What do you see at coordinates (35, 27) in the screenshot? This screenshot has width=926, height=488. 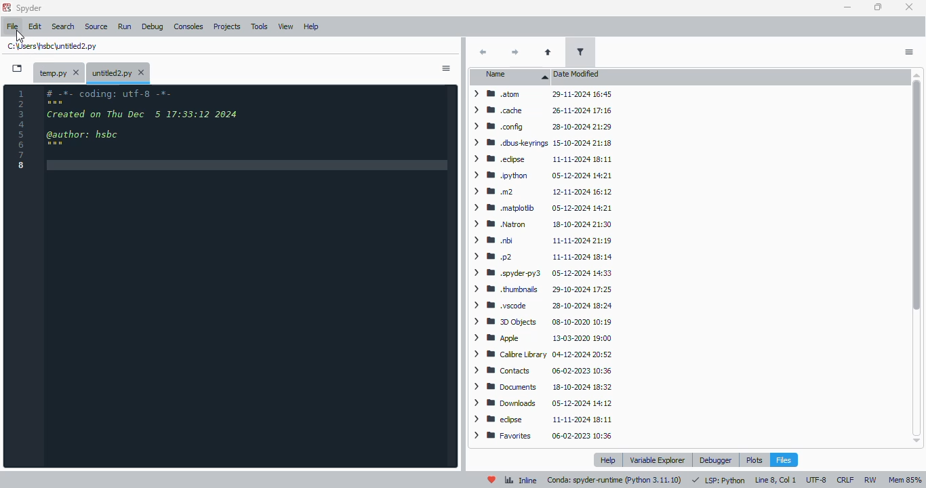 I see `edit` at bounding box center [35, 27].